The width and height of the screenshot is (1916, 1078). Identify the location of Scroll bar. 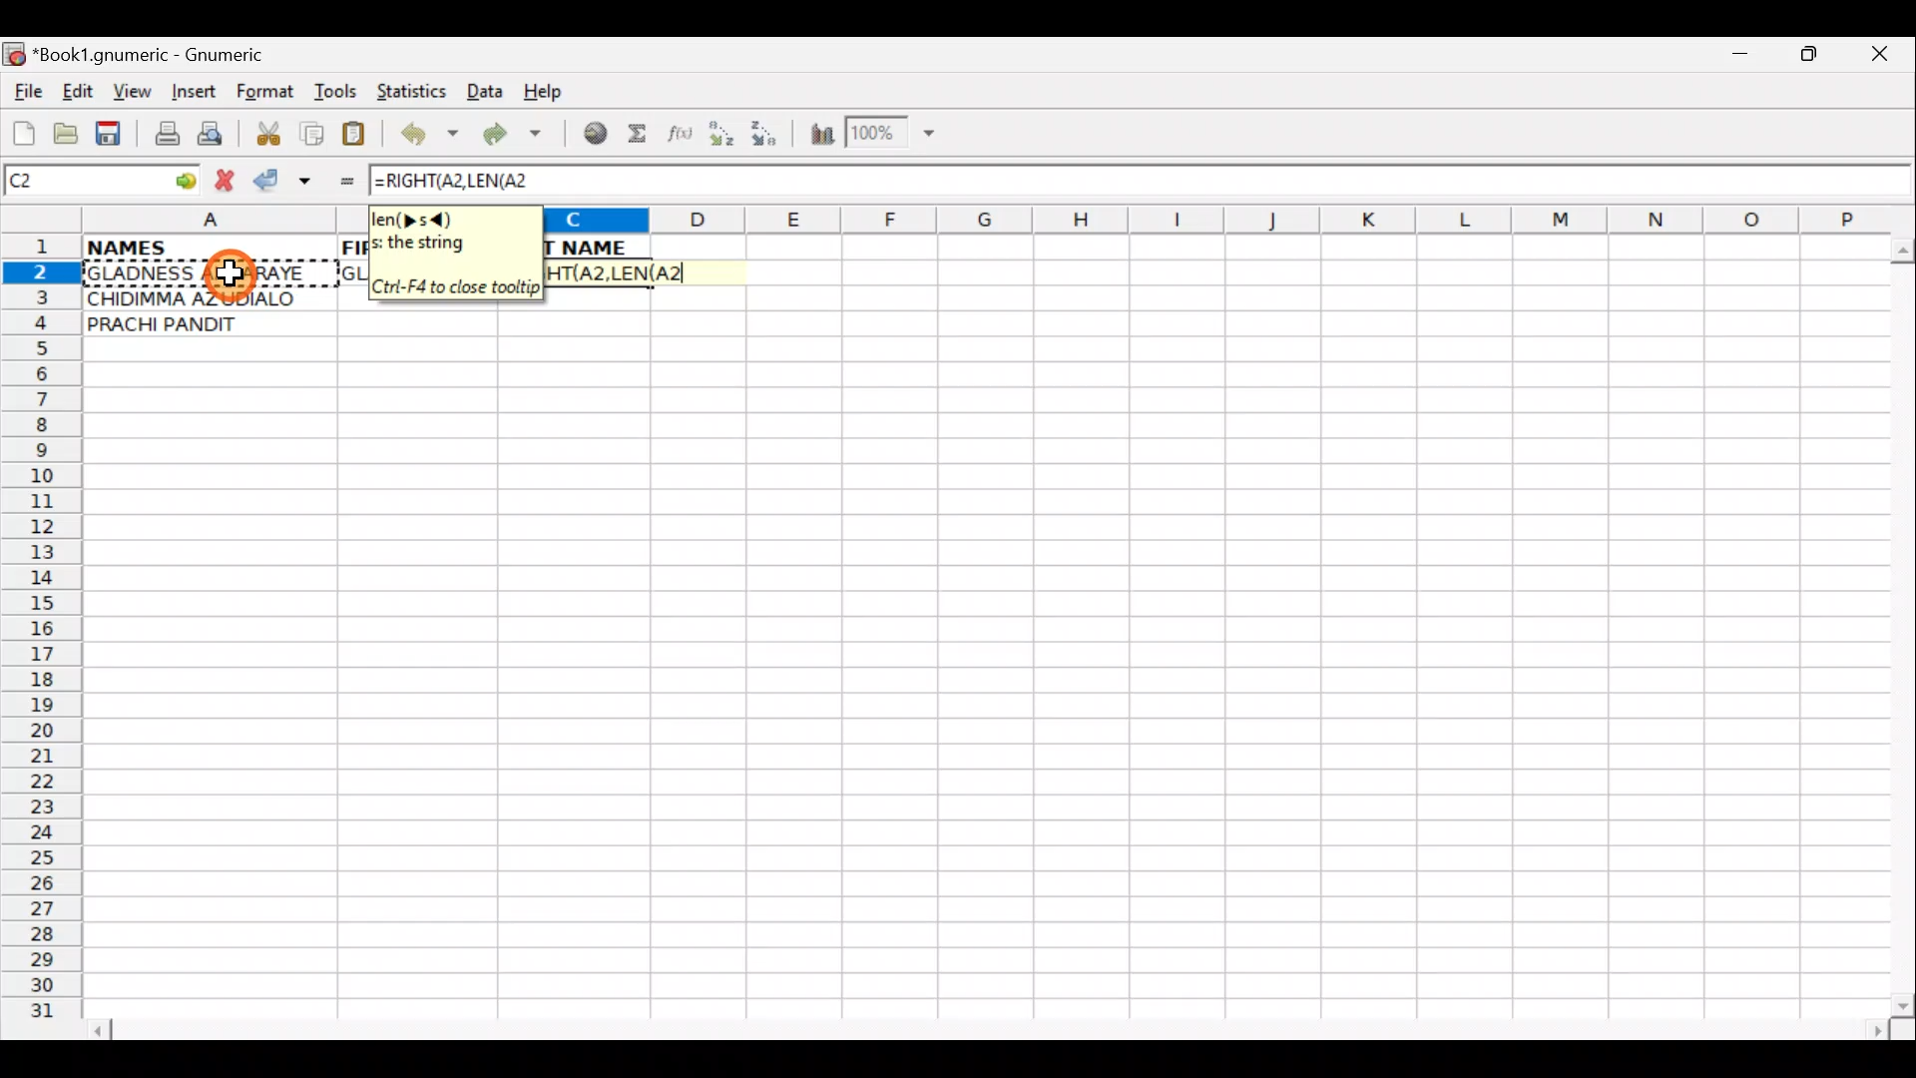
(1898, 623).